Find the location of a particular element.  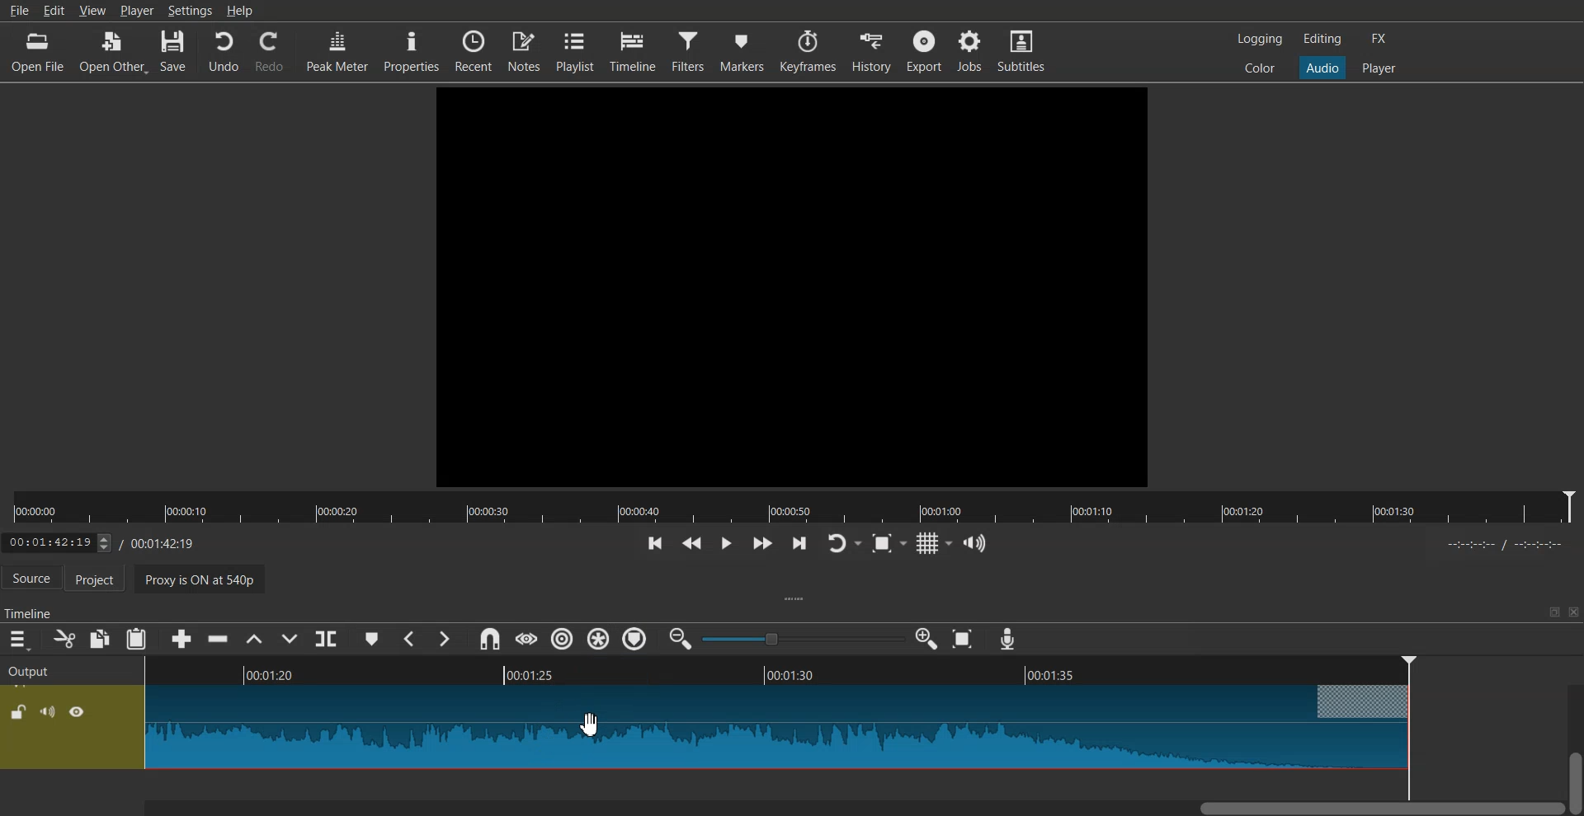

Toggle player looping is located at coordinates (843, 542).